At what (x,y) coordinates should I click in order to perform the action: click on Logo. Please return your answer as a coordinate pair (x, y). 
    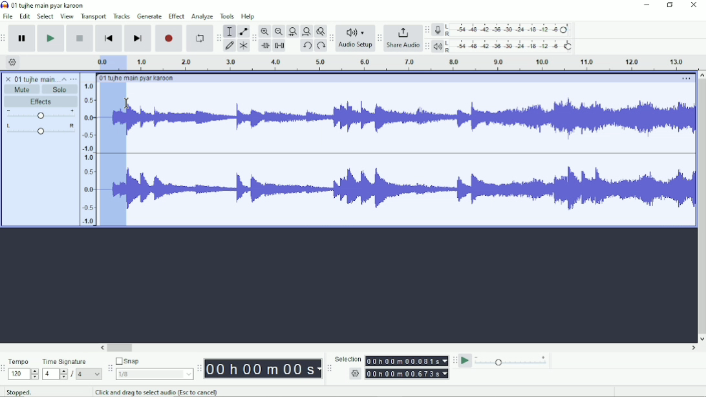
    Looking at the image, I should click on (5, 5).